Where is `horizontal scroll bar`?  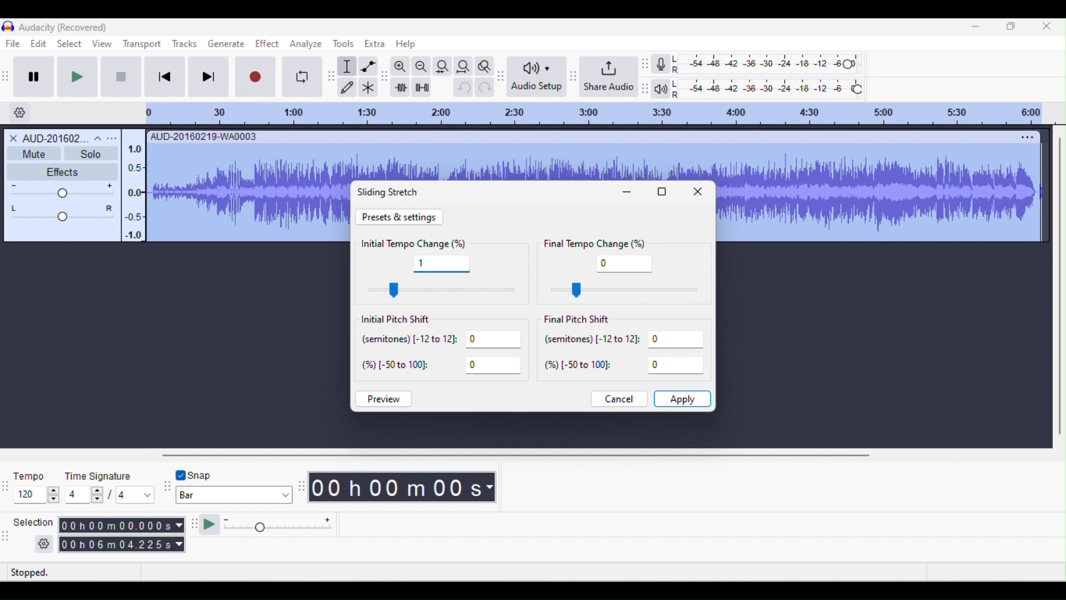 horizontal scroll bar is located at coordinates (527, 454).